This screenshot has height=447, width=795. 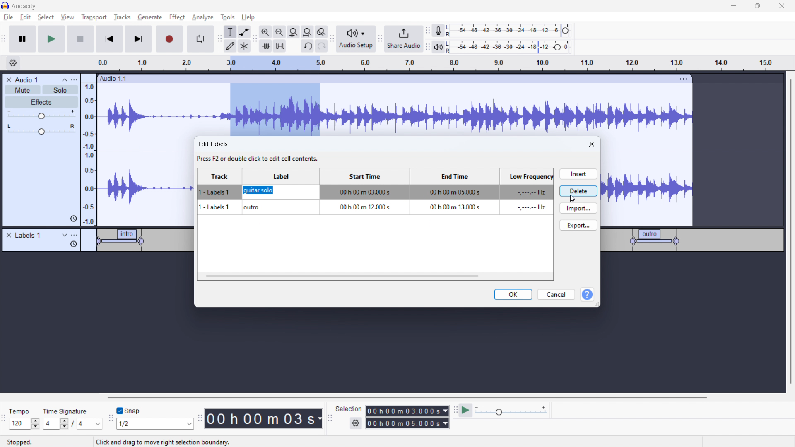 What do you see at coordinates (264, 418) in the screenshot?
I see `timestamp` at bounding box center [264, 418].